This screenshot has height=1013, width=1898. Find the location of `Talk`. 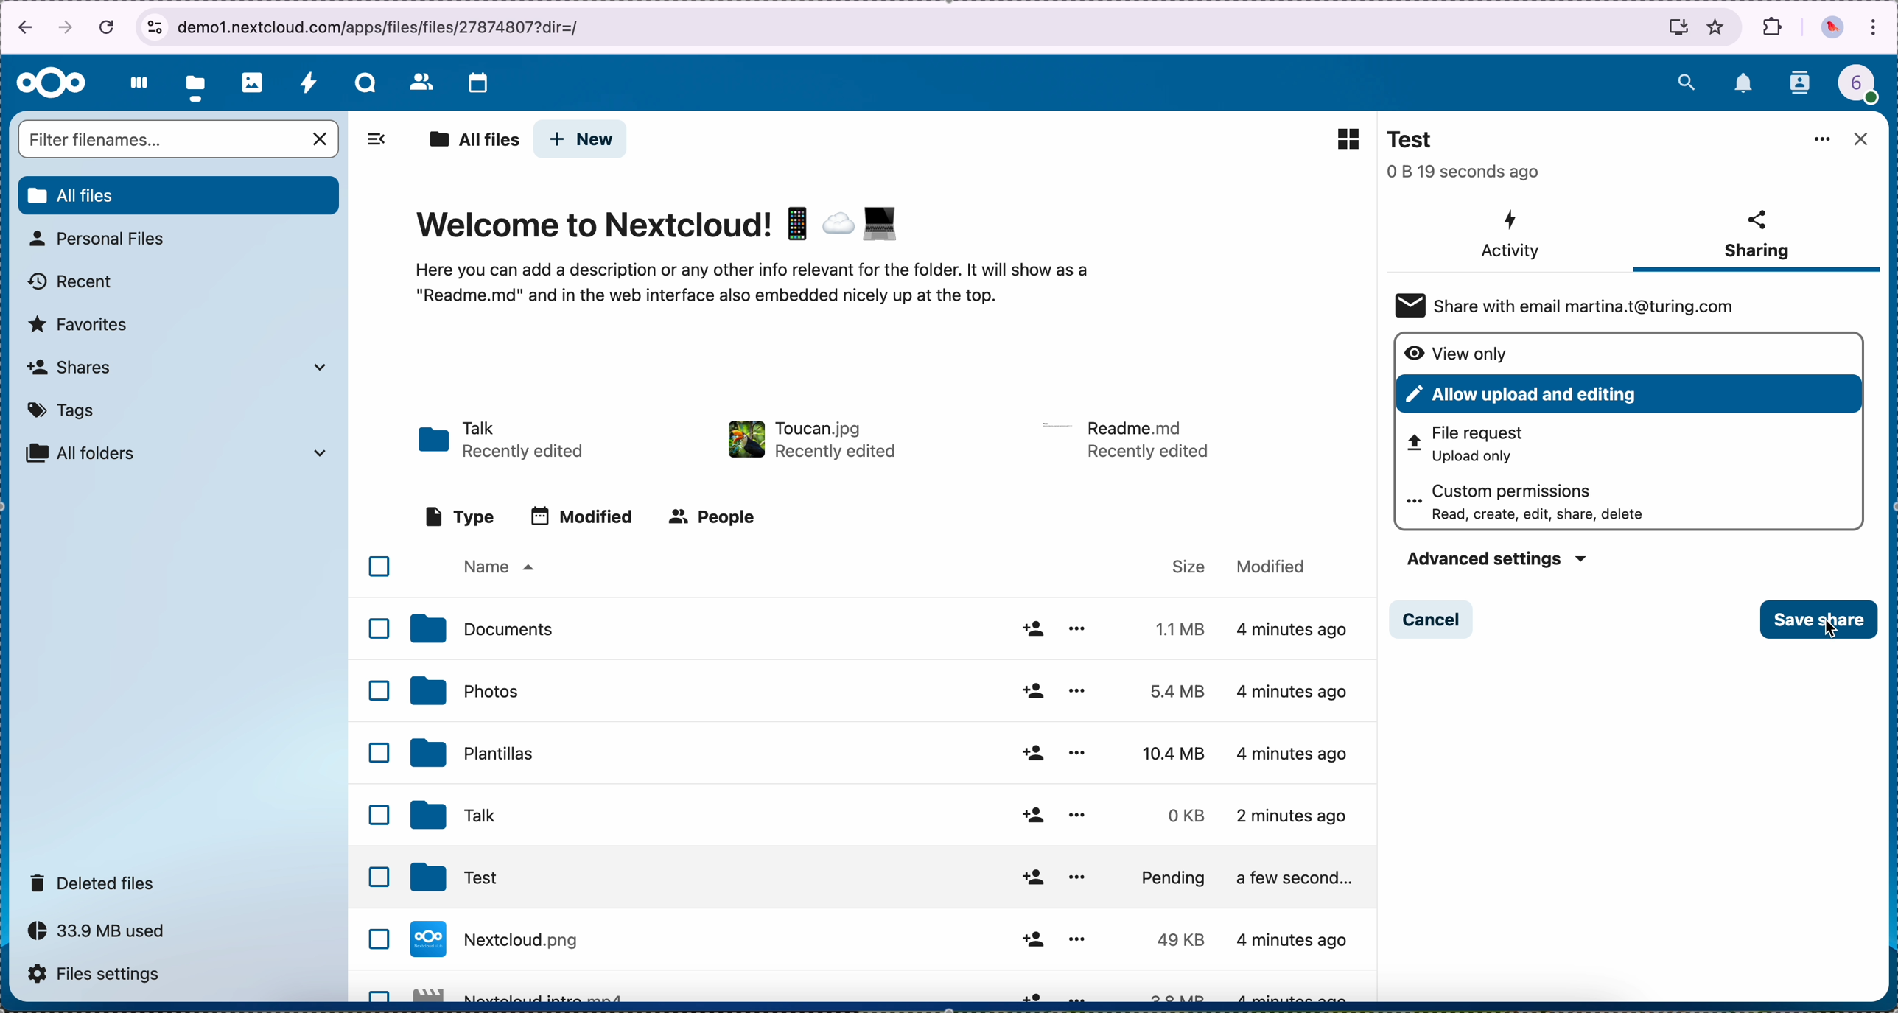

Talk is located at coordinates (878, 816).